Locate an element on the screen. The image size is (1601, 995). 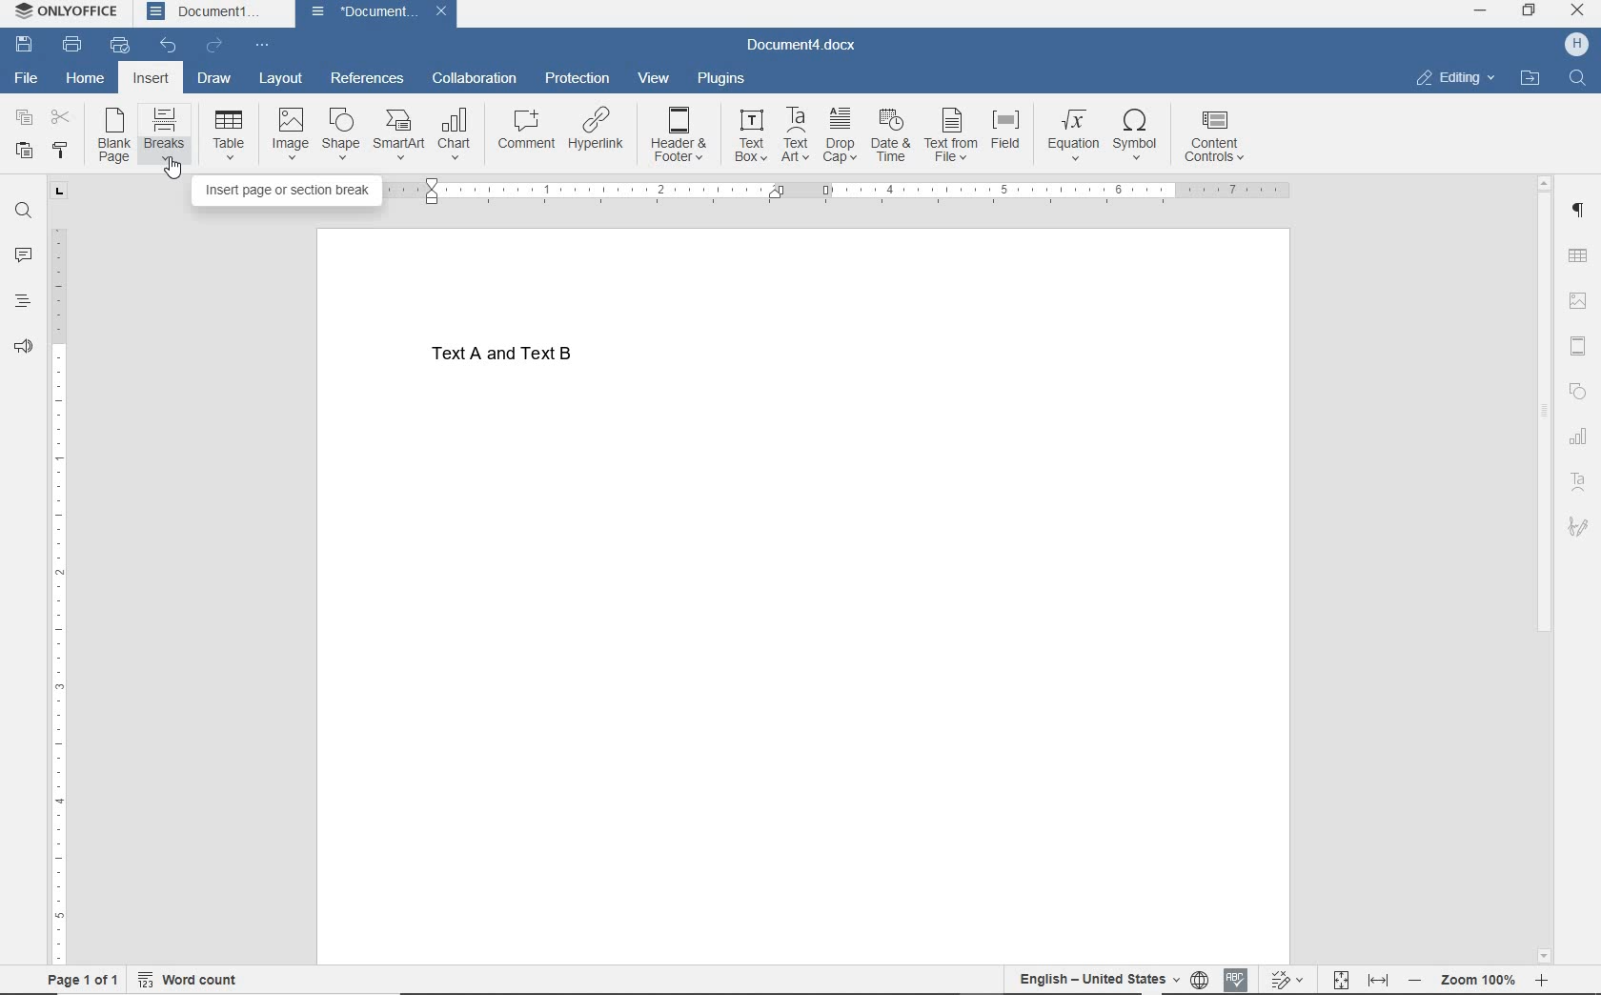
HEADER & FOOTER is located at coordinates (681, 134).